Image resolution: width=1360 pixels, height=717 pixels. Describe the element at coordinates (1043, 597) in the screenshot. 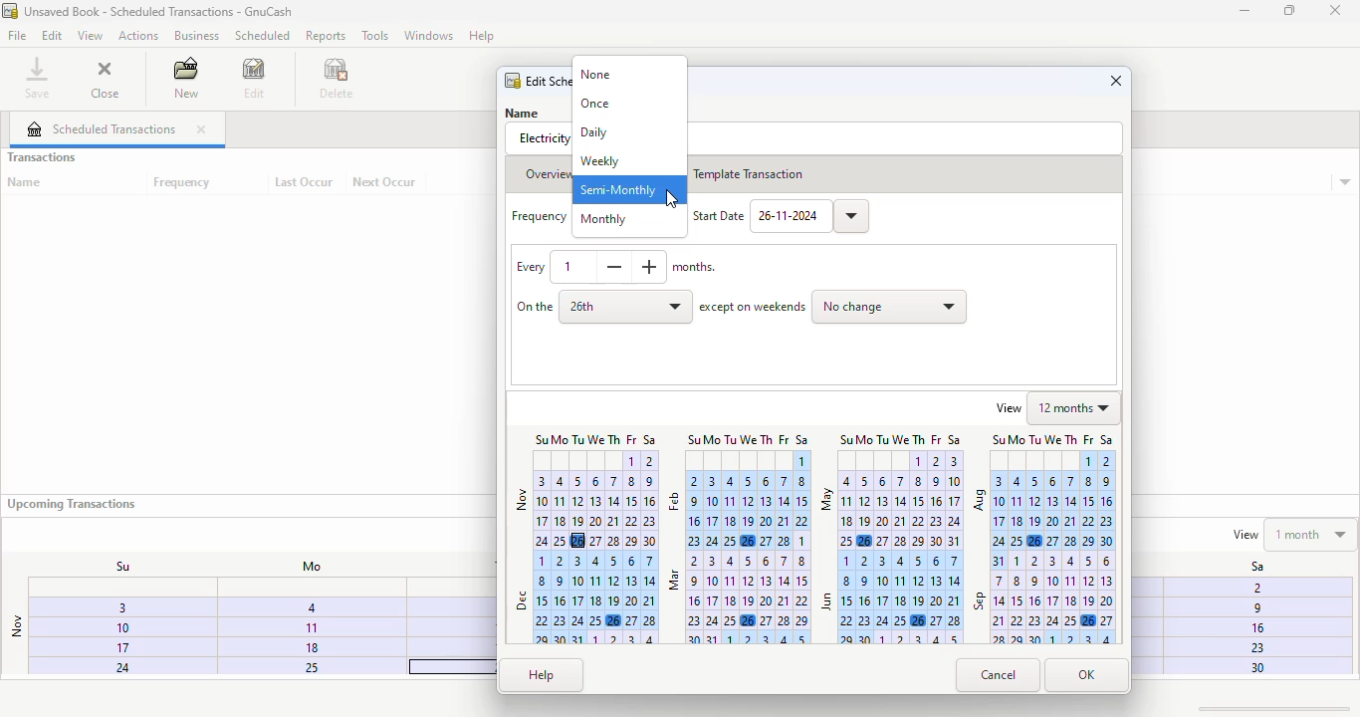

I see `September calendar` at that location.